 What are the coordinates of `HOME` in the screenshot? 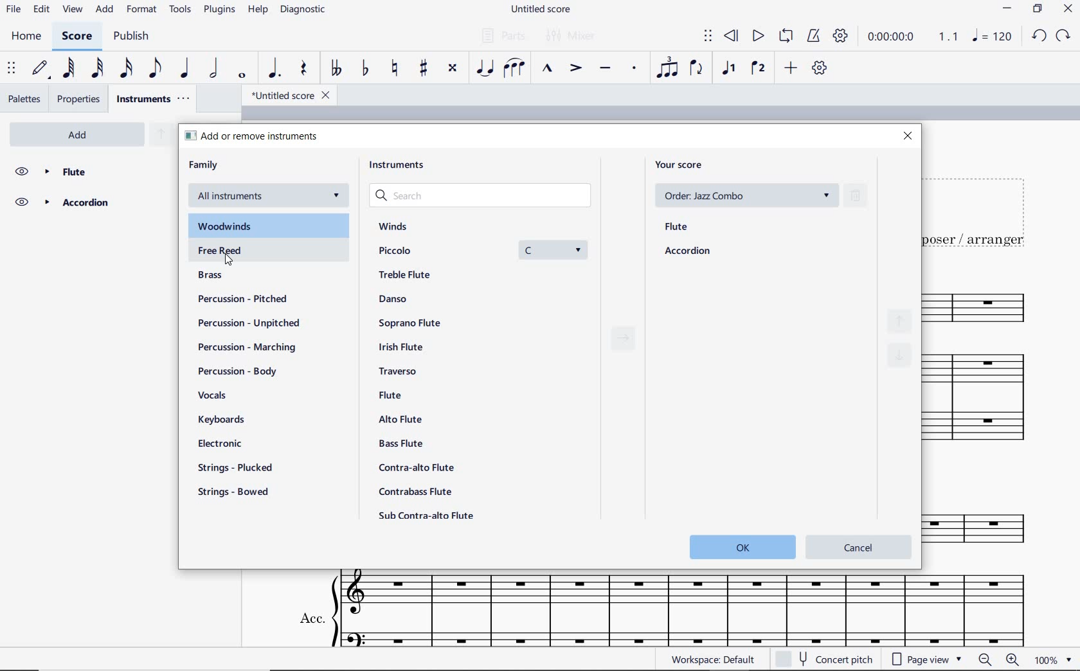 It's located at (26, 38).